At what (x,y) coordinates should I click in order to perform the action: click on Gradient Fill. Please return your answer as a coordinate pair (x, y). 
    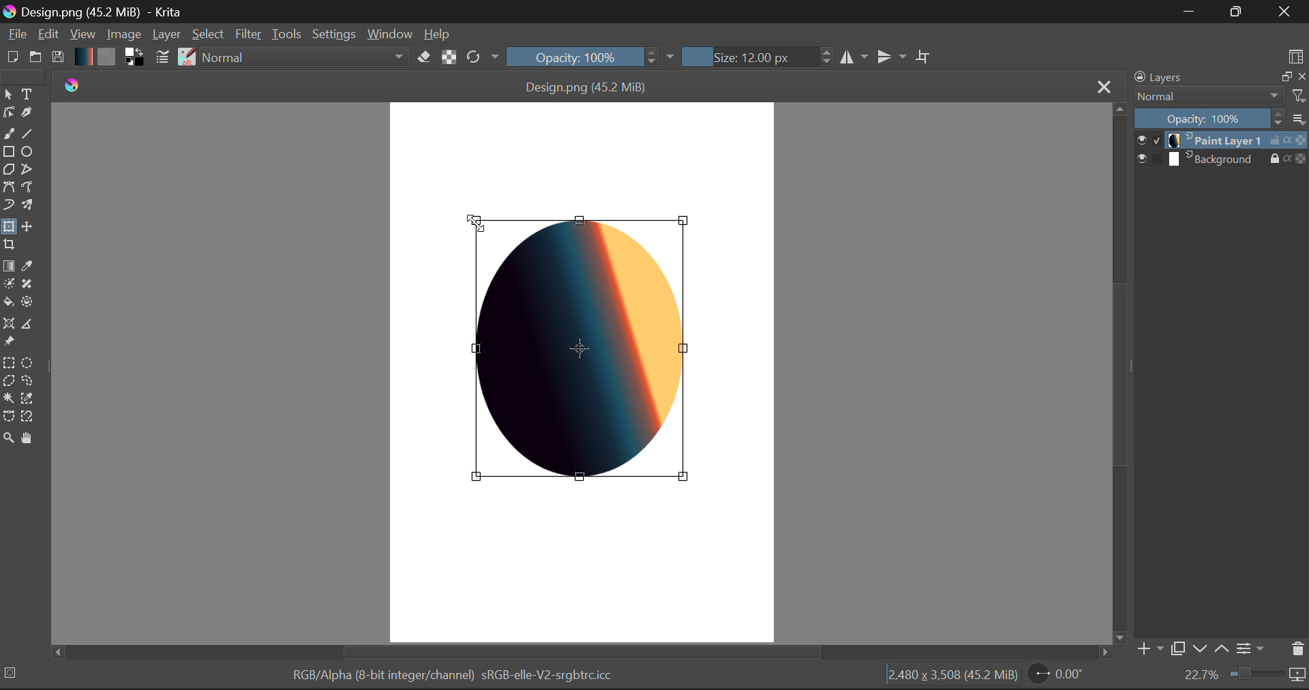
    Looking at the image, I should click on (8, 265).